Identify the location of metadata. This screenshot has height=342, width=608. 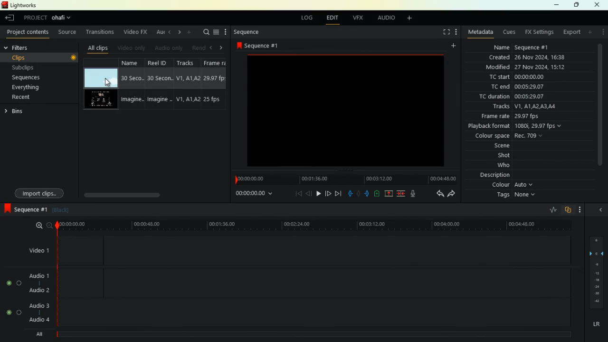
(481, 32).